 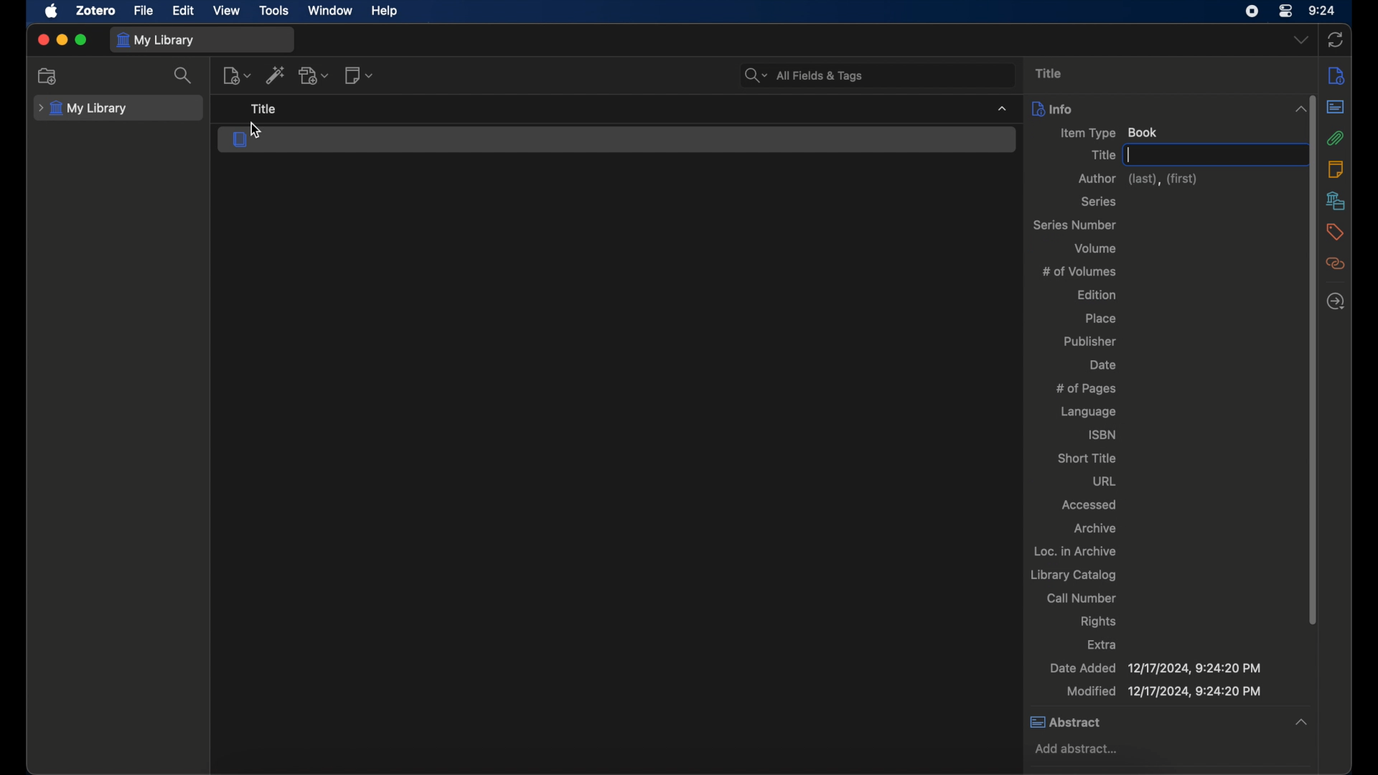 I want to click on cursor, so click(x=258, y=131).